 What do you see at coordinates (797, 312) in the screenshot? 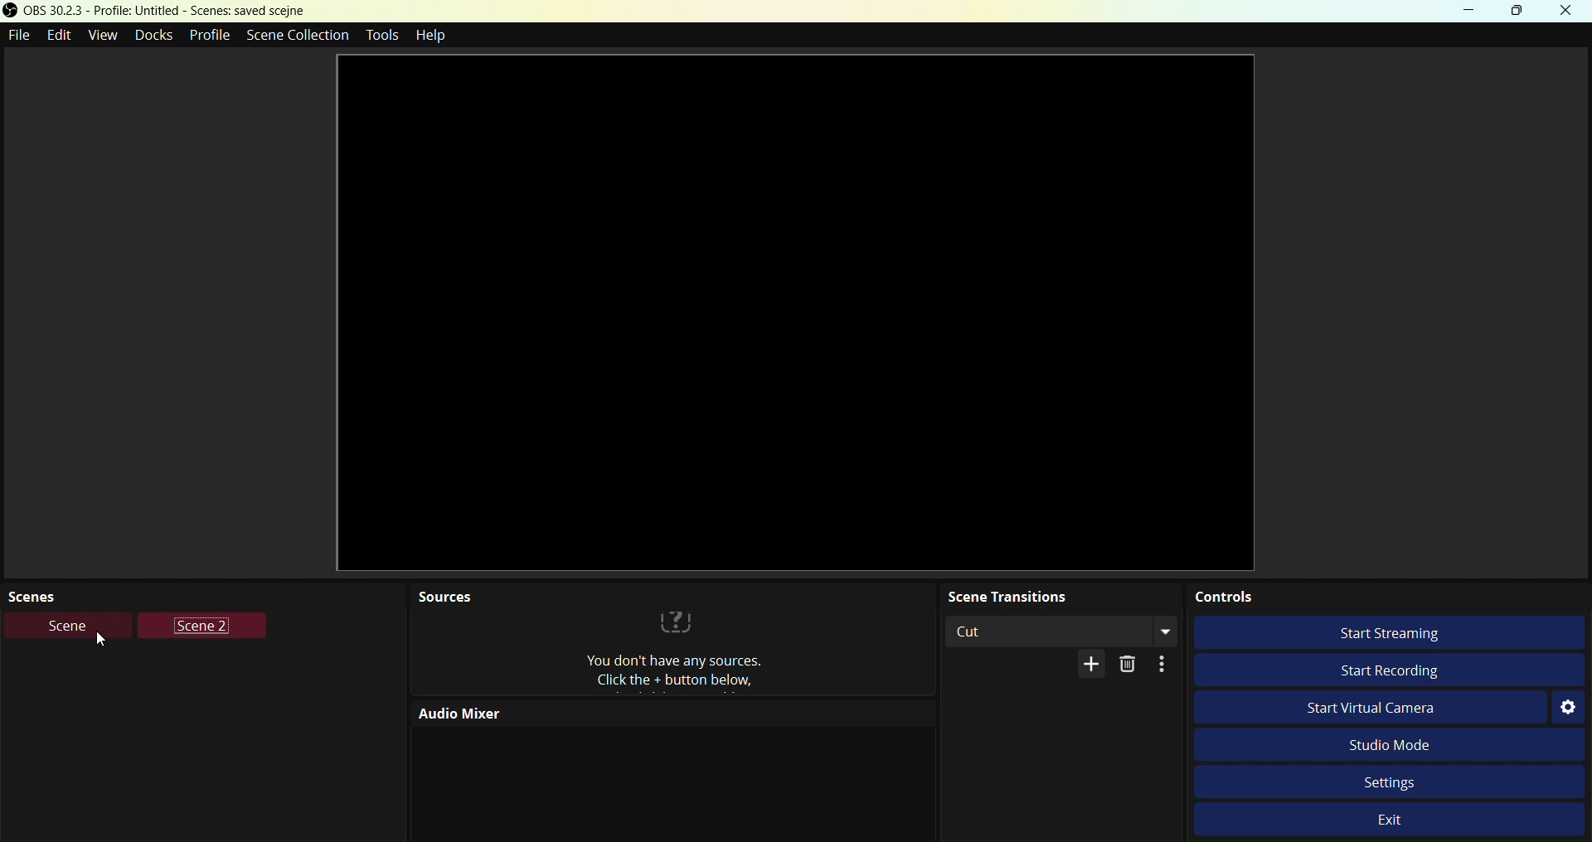
I see `Video preview` at bounding box center [797, 312].